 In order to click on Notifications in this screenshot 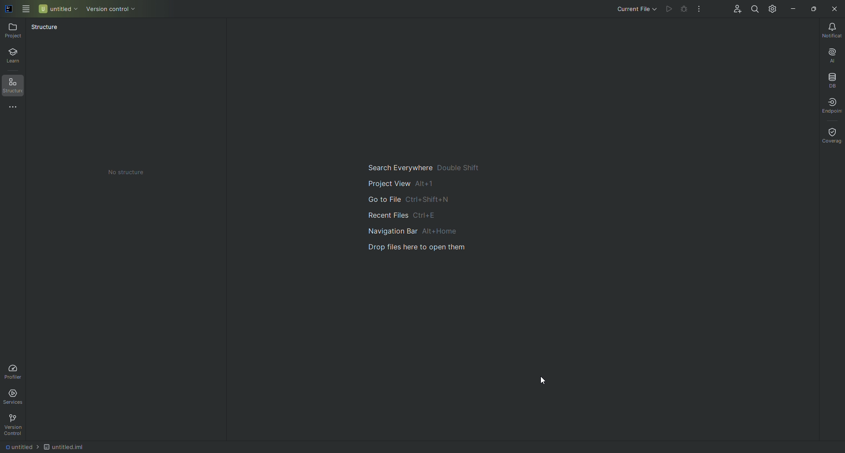, I will do `click(830, 29)`.